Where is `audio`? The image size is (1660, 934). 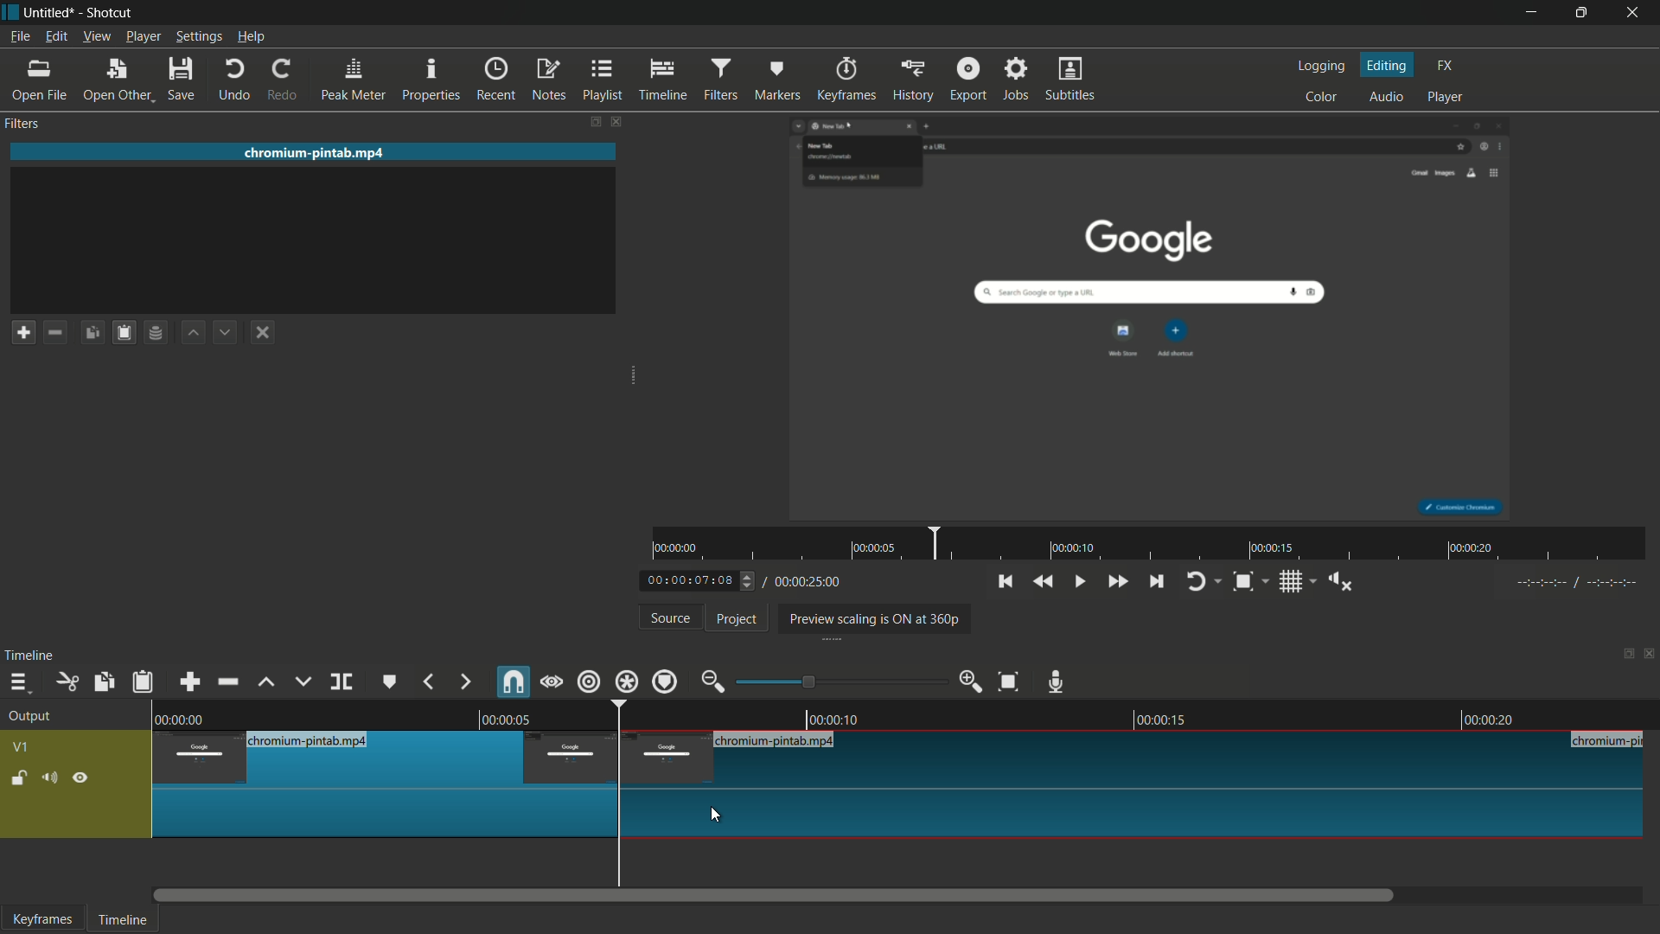
audio is located at coordinates (1387, 98).